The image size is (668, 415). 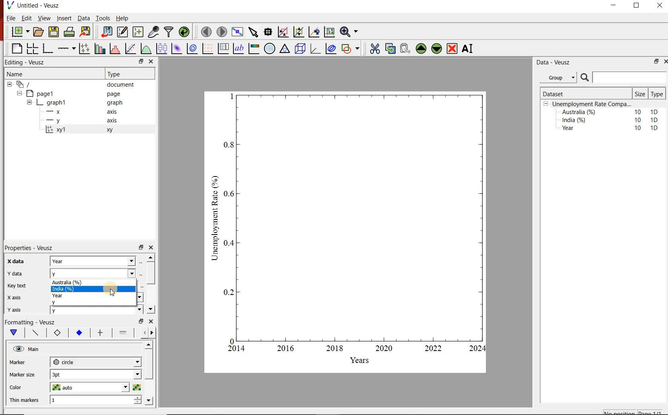 What do you see at coordinates (23, 363) in the screenshot?
I see `MArker` at bounding box center [23, 363].